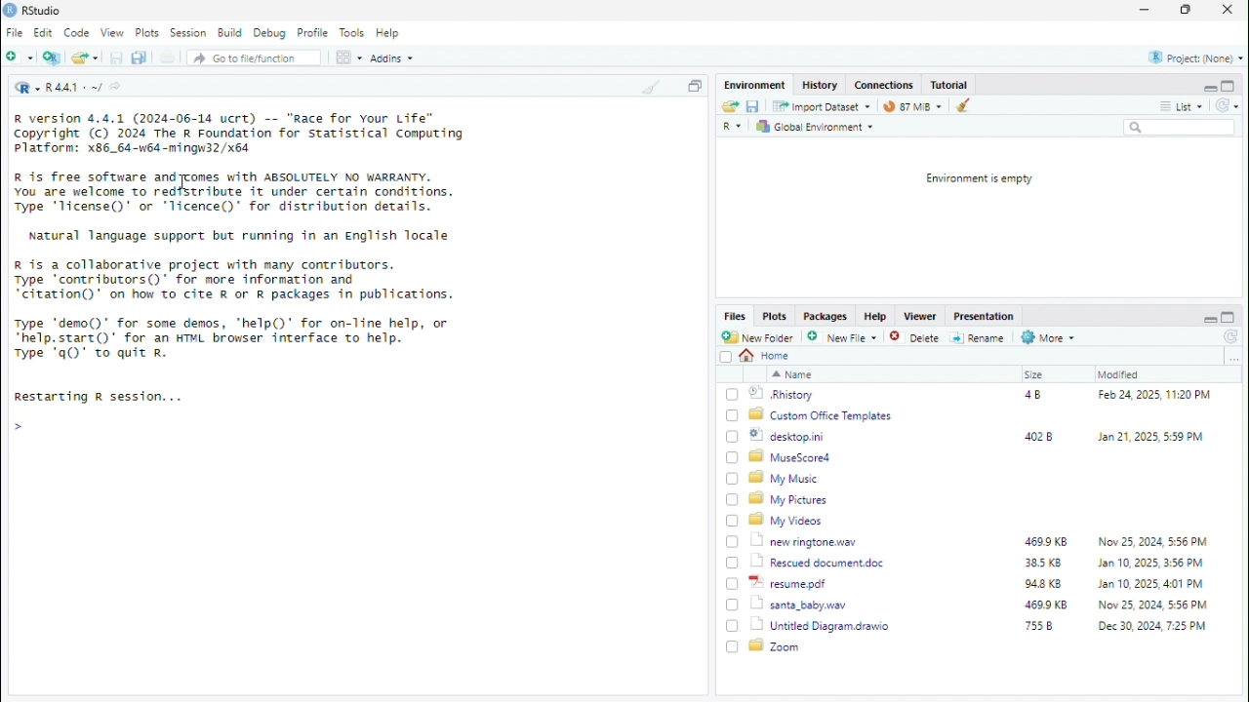  Describe the element at coordinates (844, 337) in the screenshot. I see `New File` at that location.